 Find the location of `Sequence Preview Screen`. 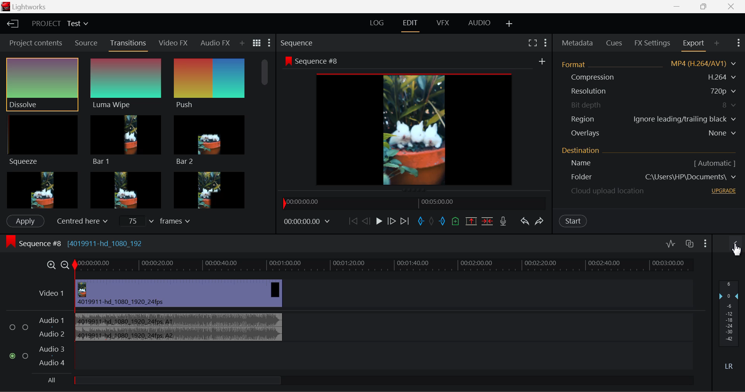

Sequence Preview Screen is located at coordinates (415, 122).